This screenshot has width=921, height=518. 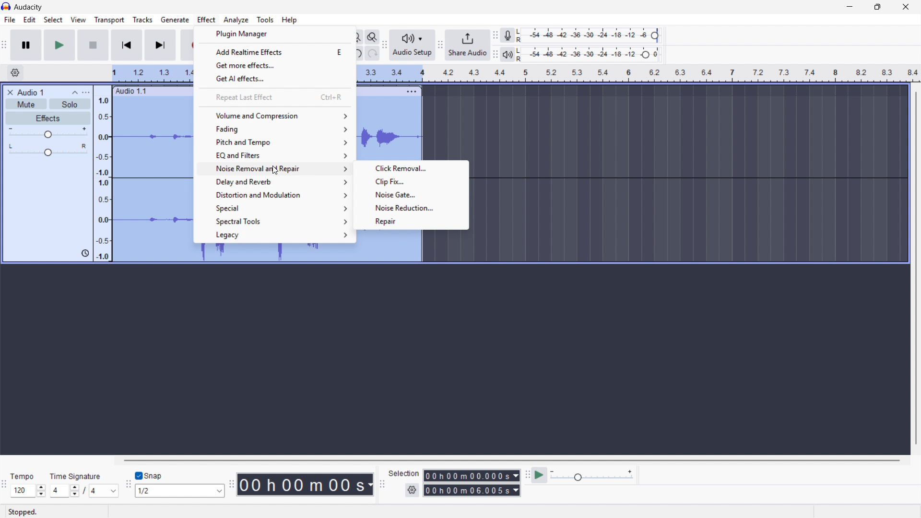 What do you see at coordinates (161, 45) in the screenshot?
I see `Skip to end ` at bounding box center [161, 45].